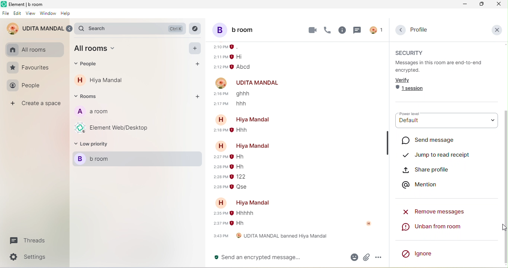 The image size is (508, 268). What do you see at coordinates (98, 50) in the screenshot?
I see `all room` at bounding box center [98, 50].